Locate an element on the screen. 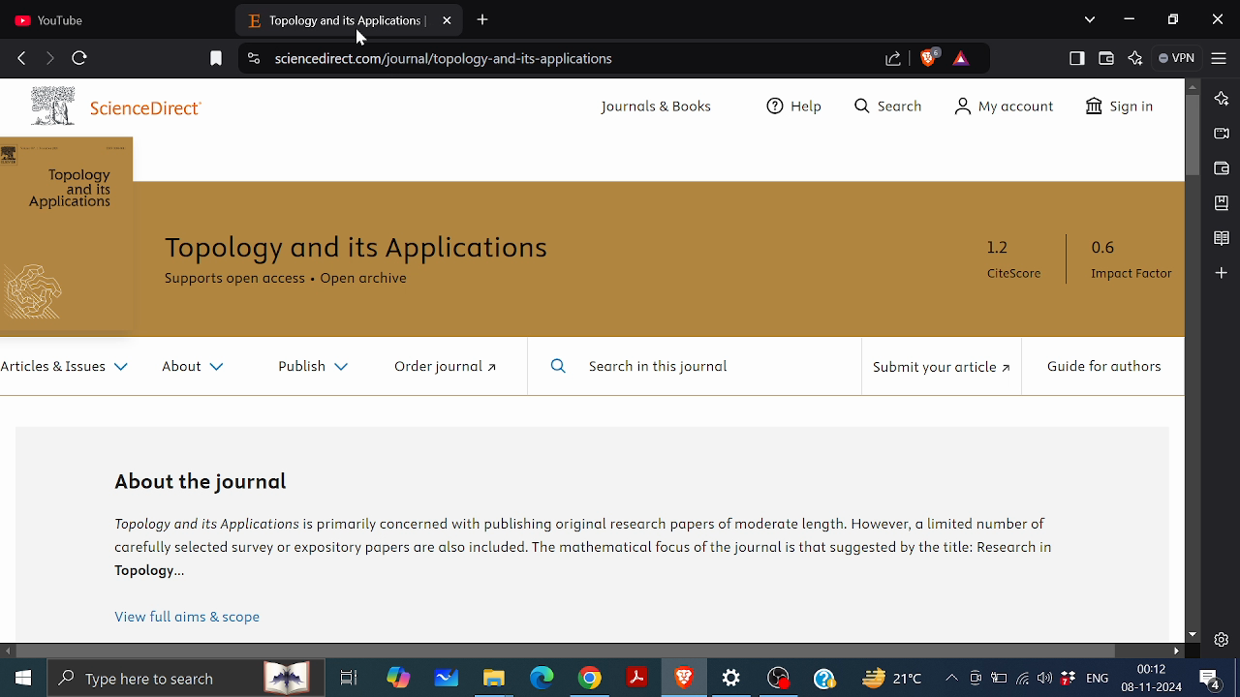 Image resolution: width=1240 pixels, height=697 pixels. Dropbox is located at coordinates (1067, 678).